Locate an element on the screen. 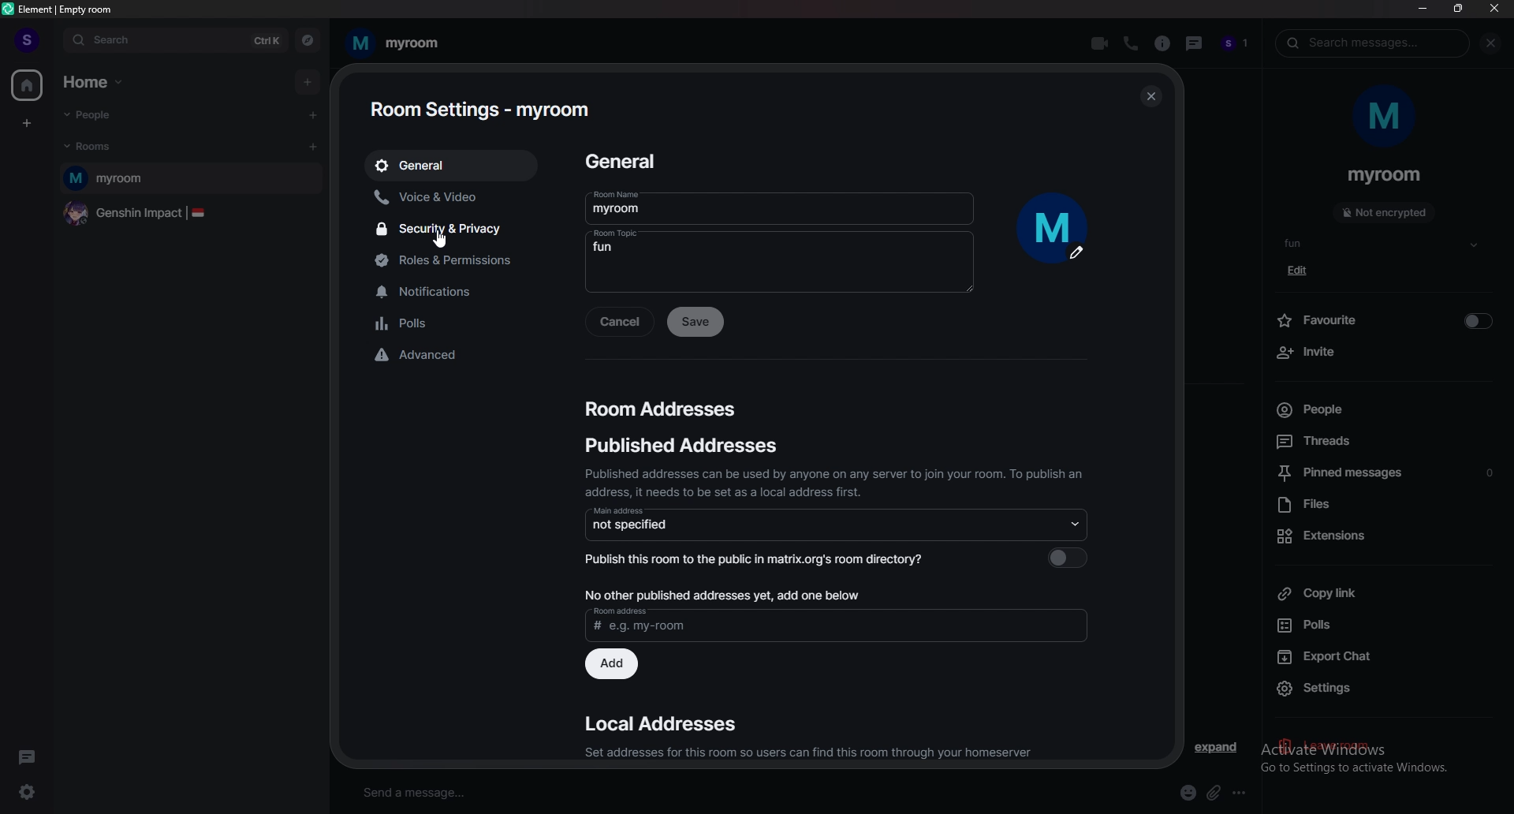  create a space is located at coordinates (25, 125).